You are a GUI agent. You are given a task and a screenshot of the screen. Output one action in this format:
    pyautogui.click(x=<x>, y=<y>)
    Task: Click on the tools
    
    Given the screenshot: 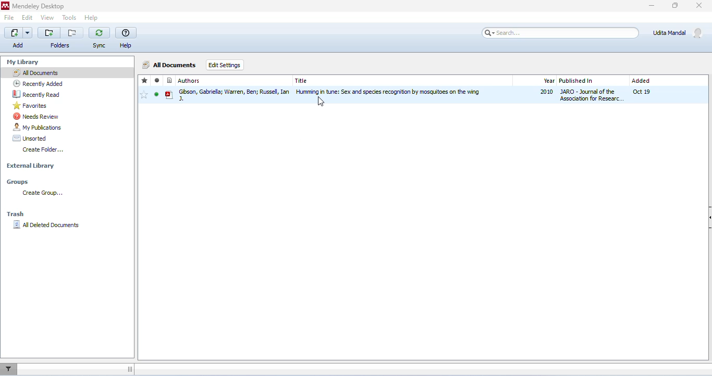 What is the action you would take?
    pyautogui.click(x=69, y=18)
    